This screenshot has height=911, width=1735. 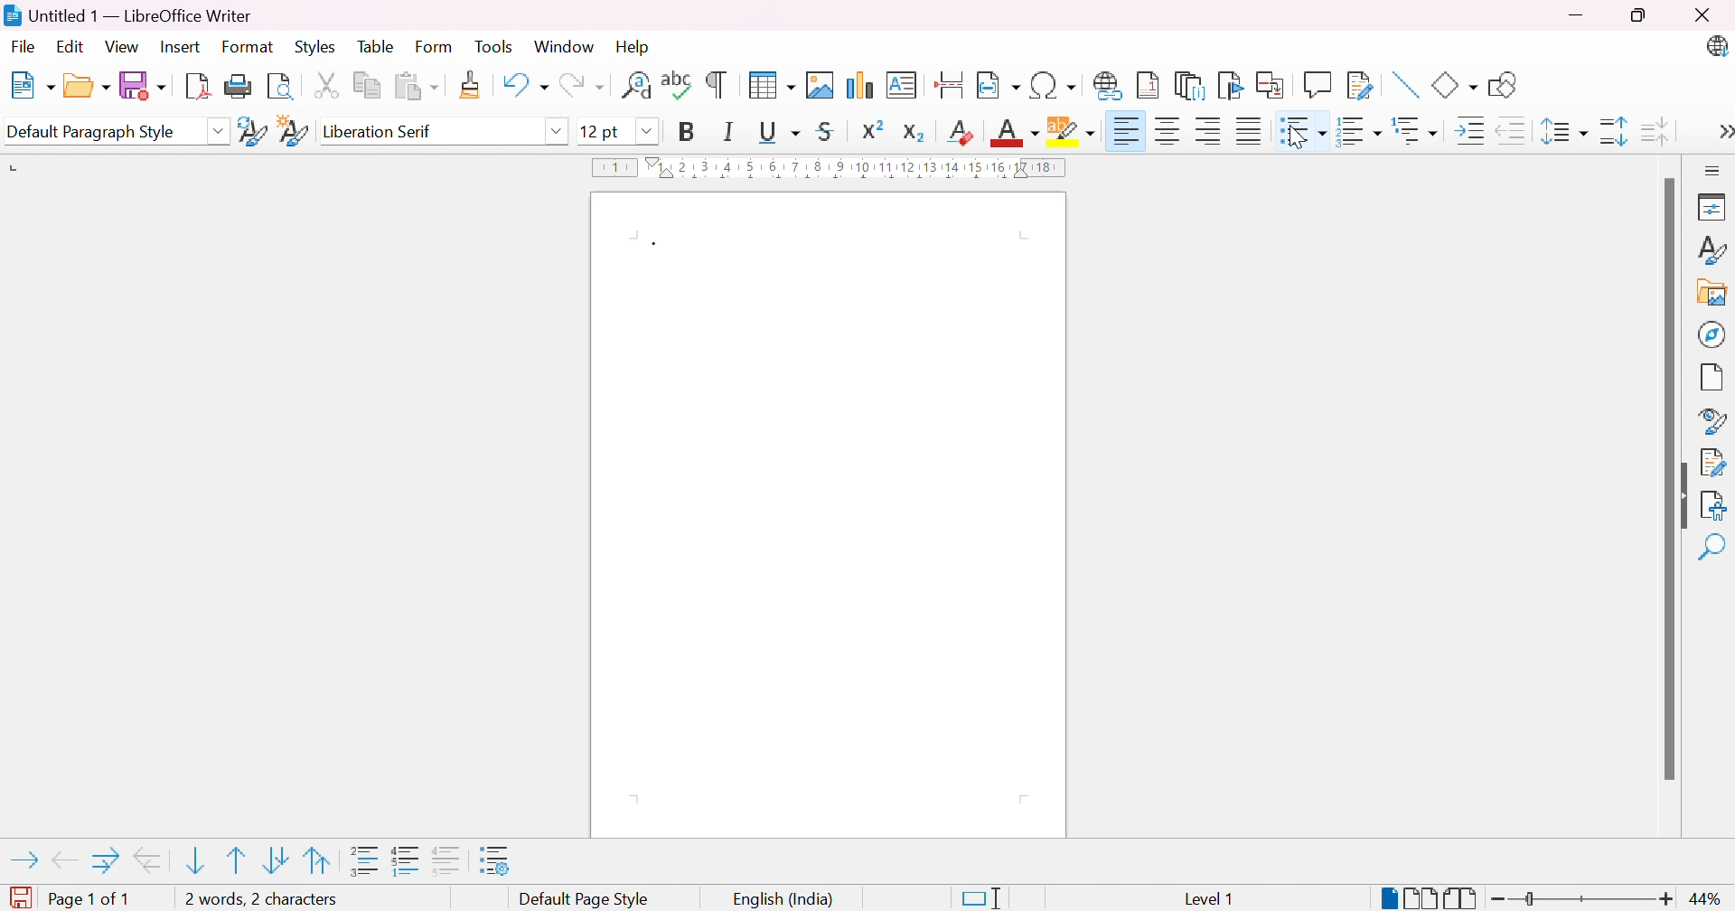 What do you see at coordinates (66, 900) in the screenshot?
I see `Page 1 of 1` at bounding box center [66, 900].